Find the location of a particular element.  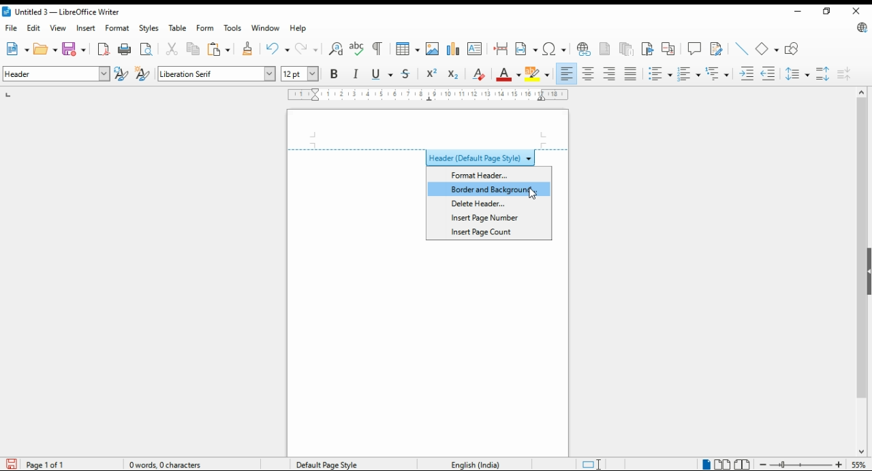

page information is located at coordinates (42, 464).